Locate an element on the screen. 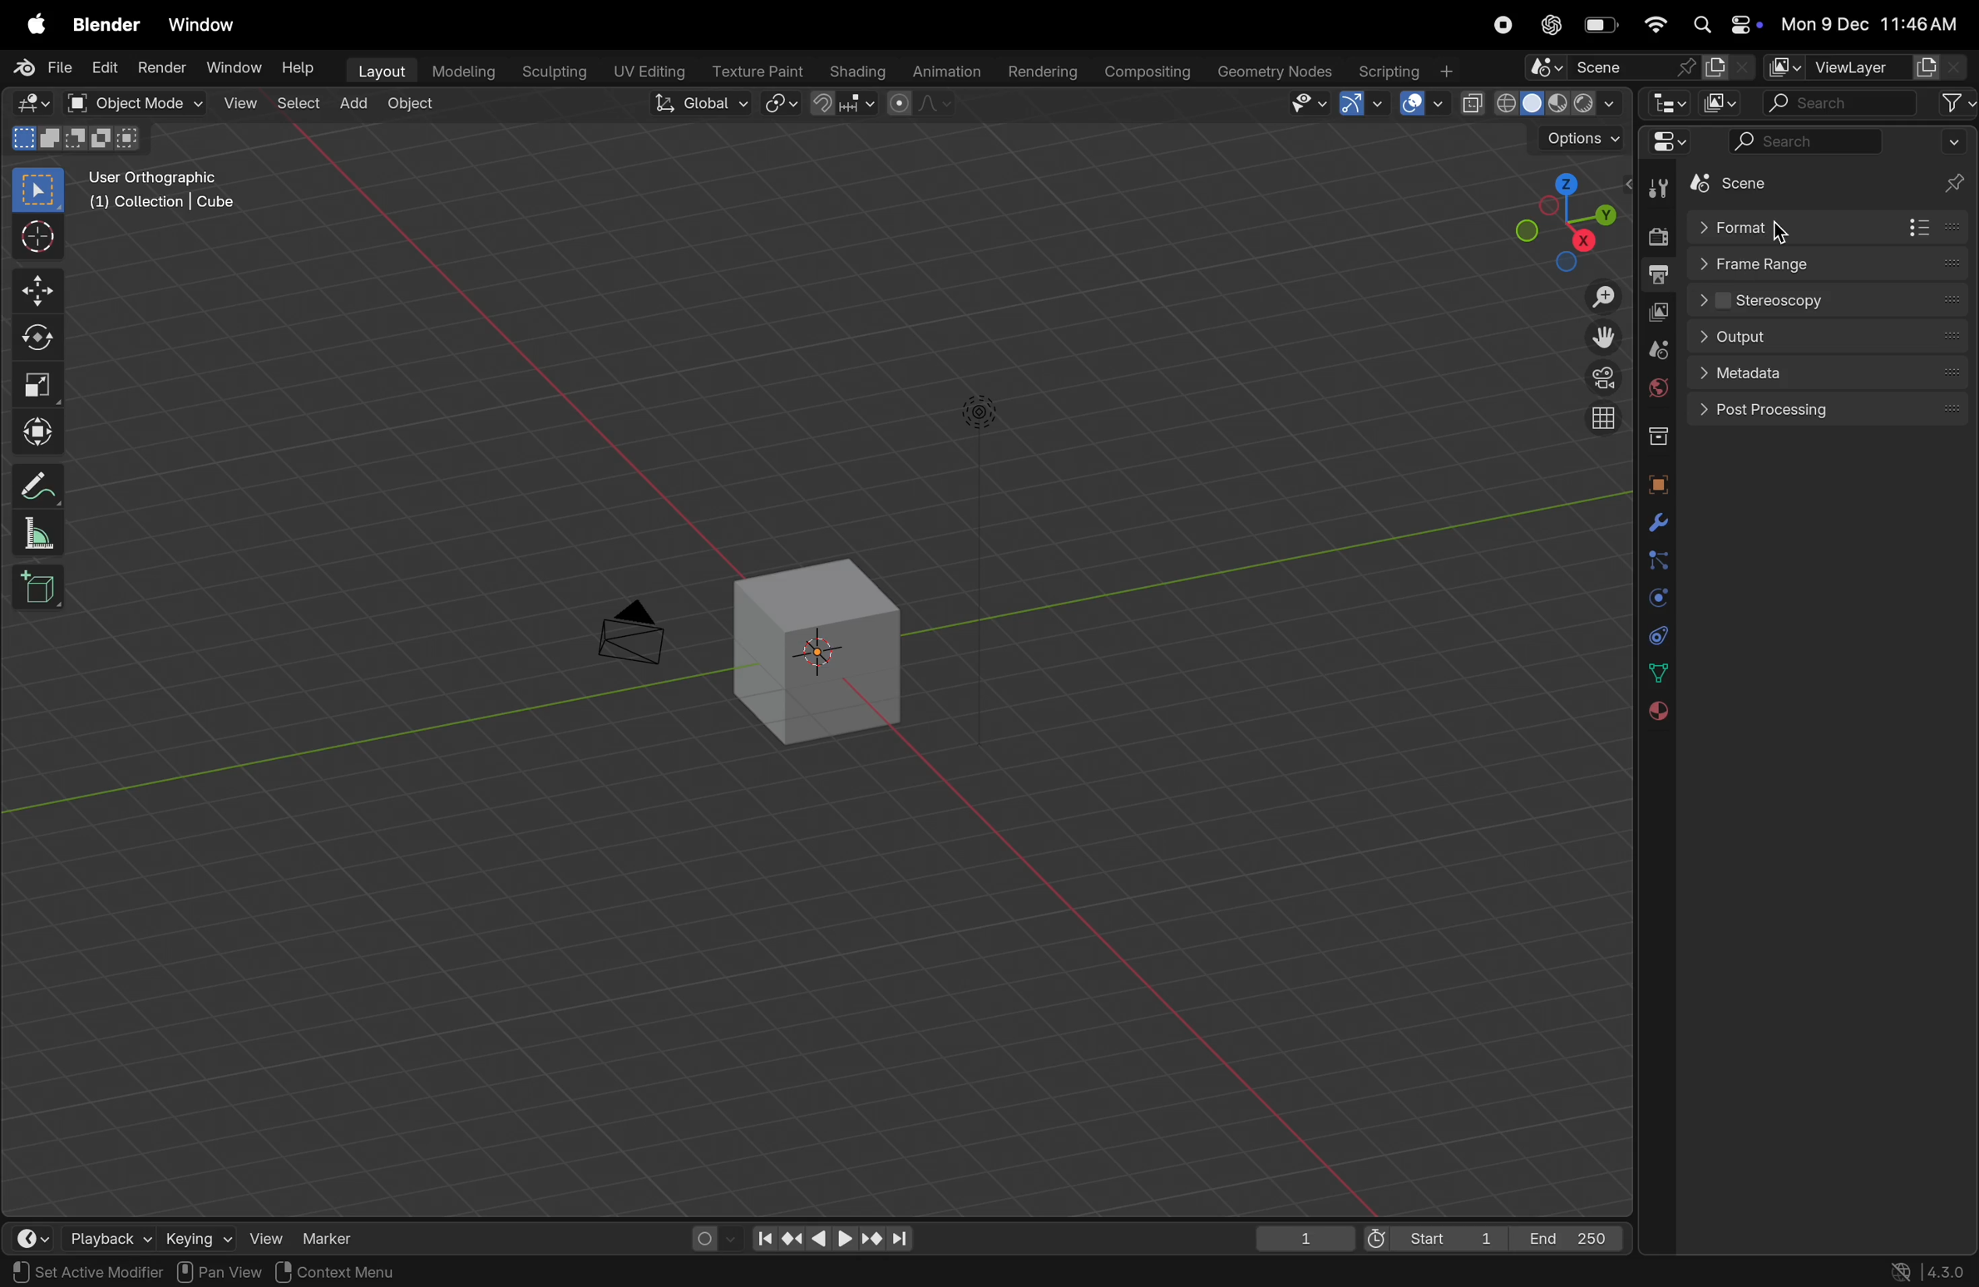 This screenshot has width=1979, height=1287. particles is located at coordinates (1656, 559).